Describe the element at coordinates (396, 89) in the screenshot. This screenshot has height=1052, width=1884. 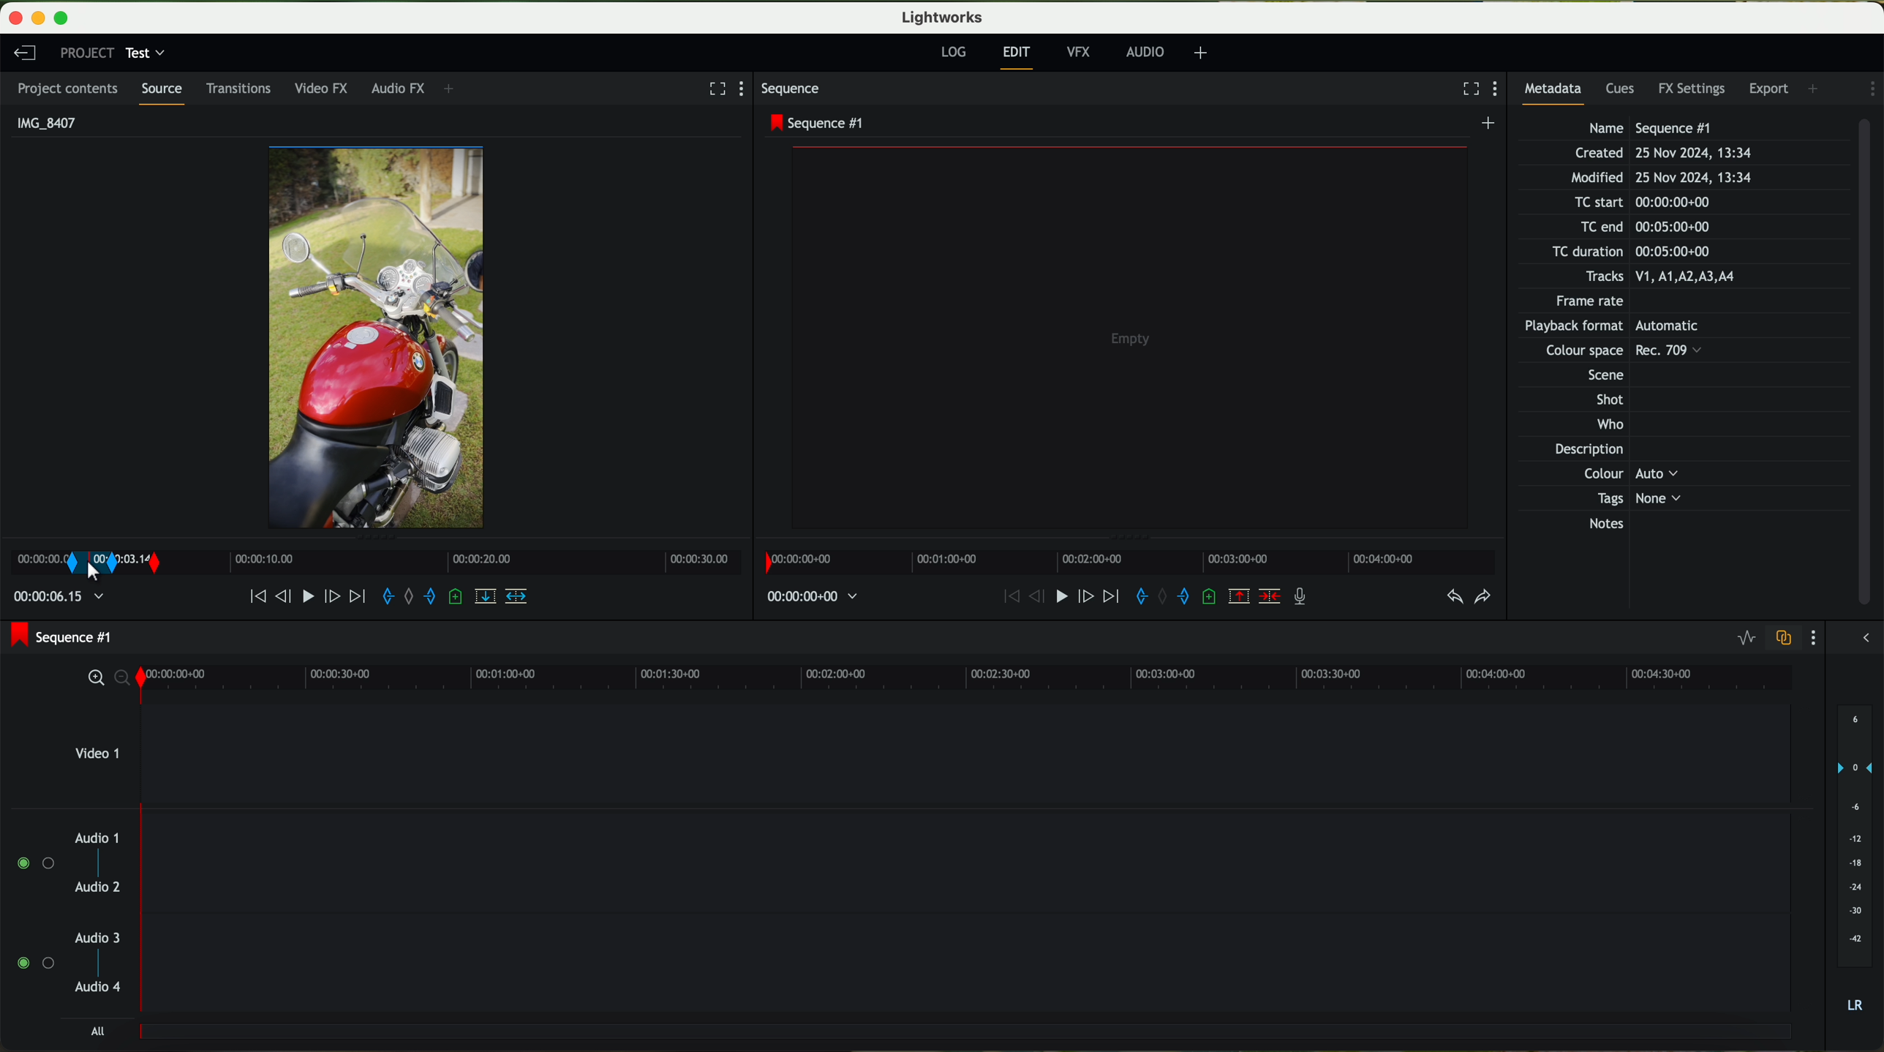
I see `audio FX` at that location.